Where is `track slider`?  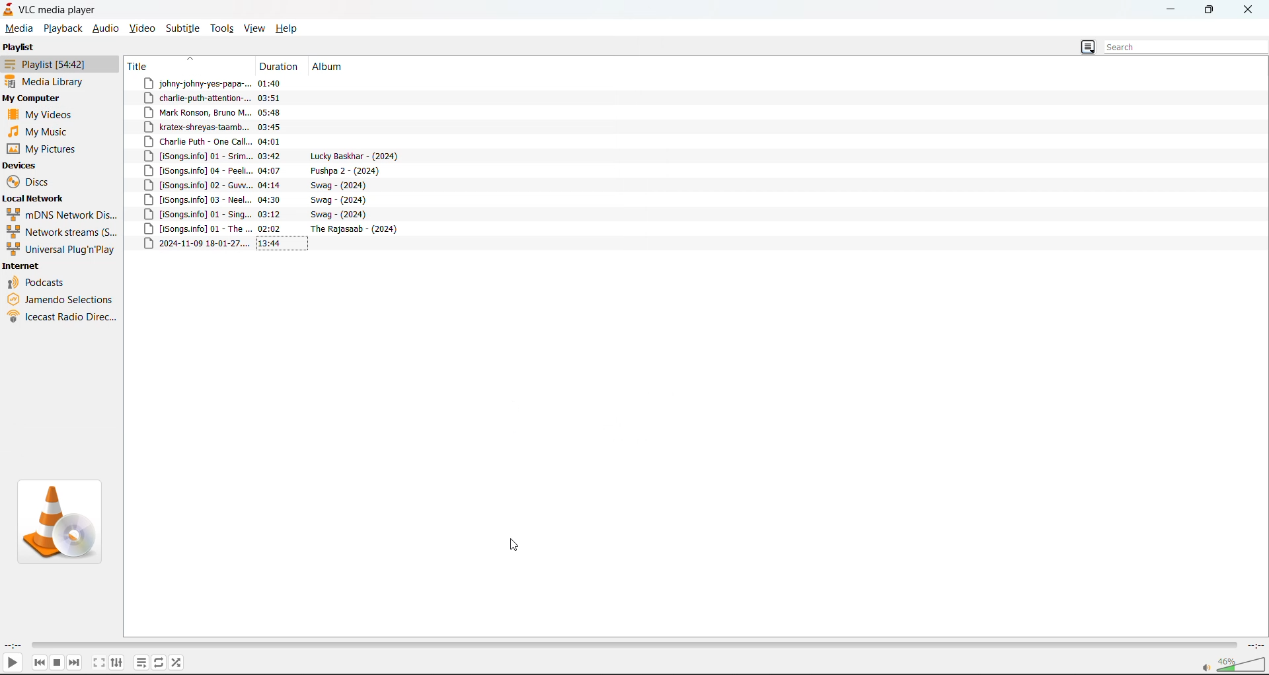
track slider is located at coordinates (631, 644).